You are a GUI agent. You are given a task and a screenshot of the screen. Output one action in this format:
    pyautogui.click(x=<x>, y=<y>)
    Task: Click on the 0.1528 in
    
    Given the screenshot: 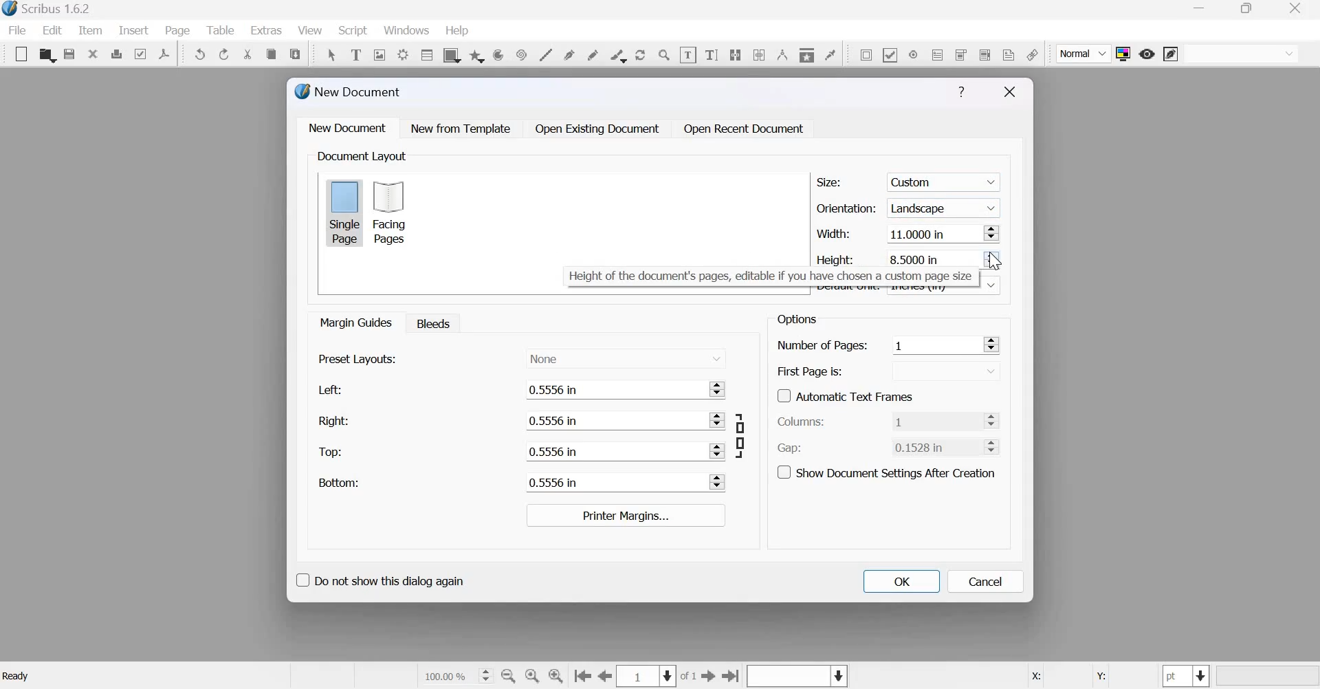 What is the action you would take?
    pyautogui.click(x=932, y=446)
    